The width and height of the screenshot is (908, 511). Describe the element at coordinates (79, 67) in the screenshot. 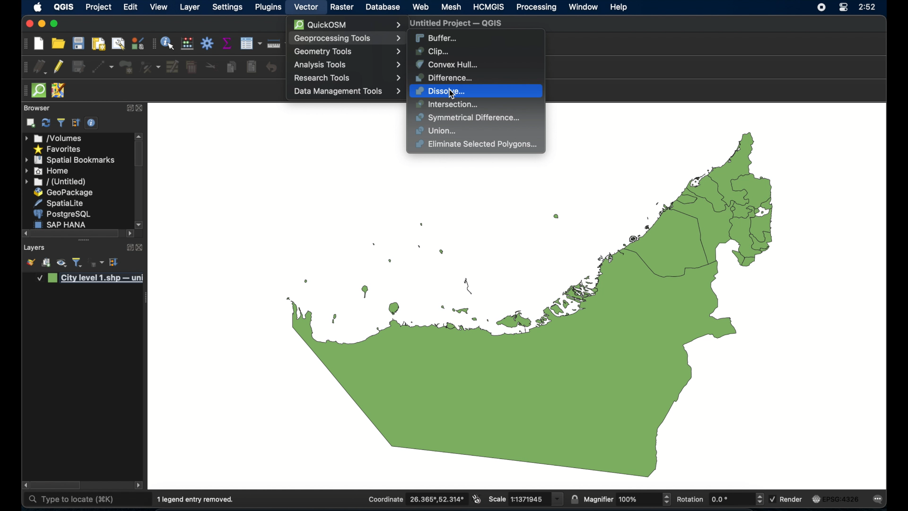

I see `save edits` at that location.